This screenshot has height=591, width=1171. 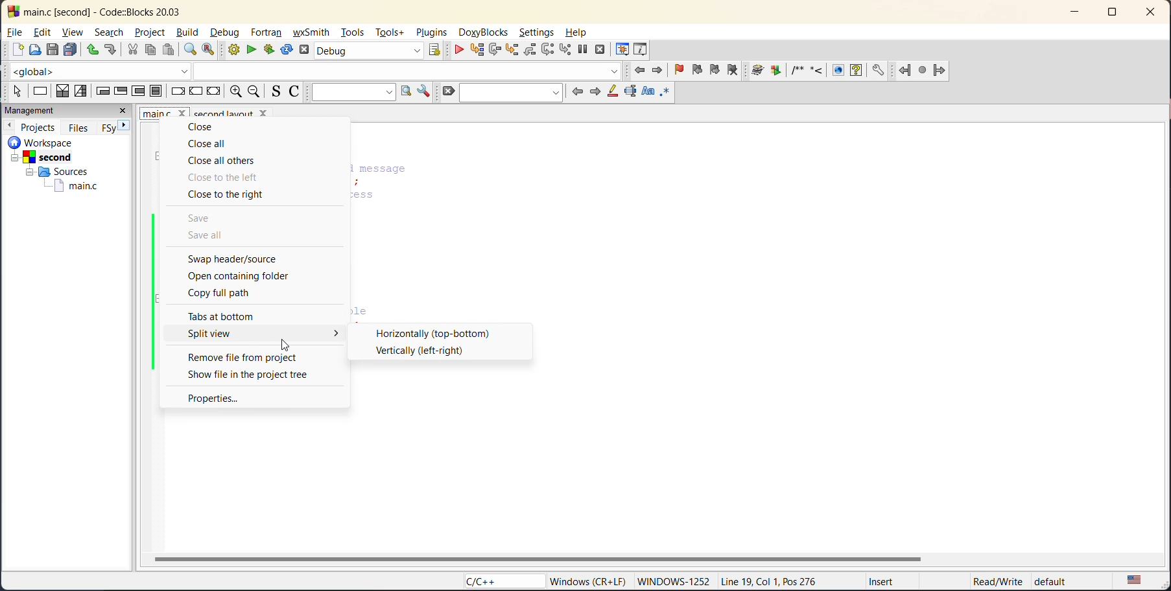 I want to click on help, so click(x=582, y=32).